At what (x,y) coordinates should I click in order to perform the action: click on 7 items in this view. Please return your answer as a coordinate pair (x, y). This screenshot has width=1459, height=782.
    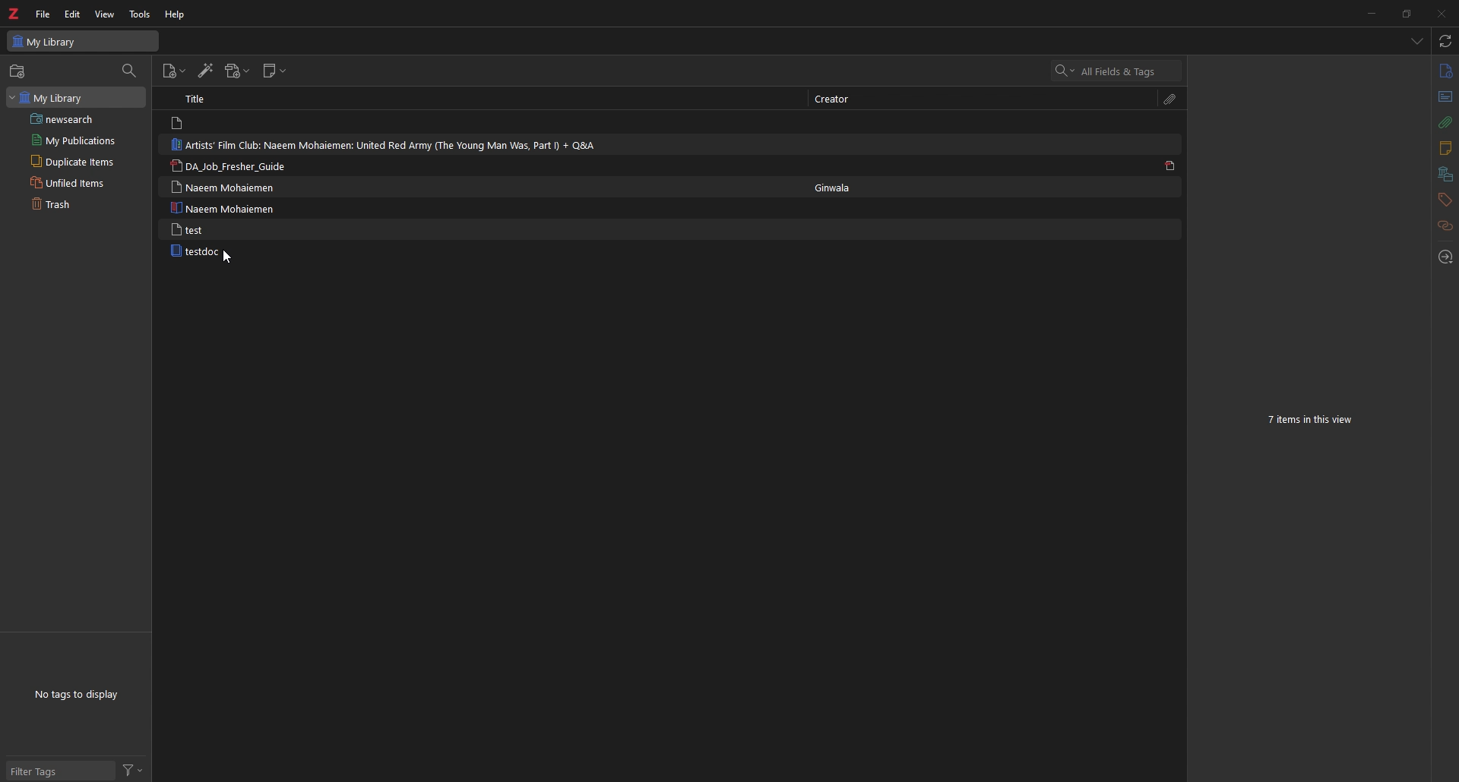
    Looking at the image, I should click on (1310, 418).